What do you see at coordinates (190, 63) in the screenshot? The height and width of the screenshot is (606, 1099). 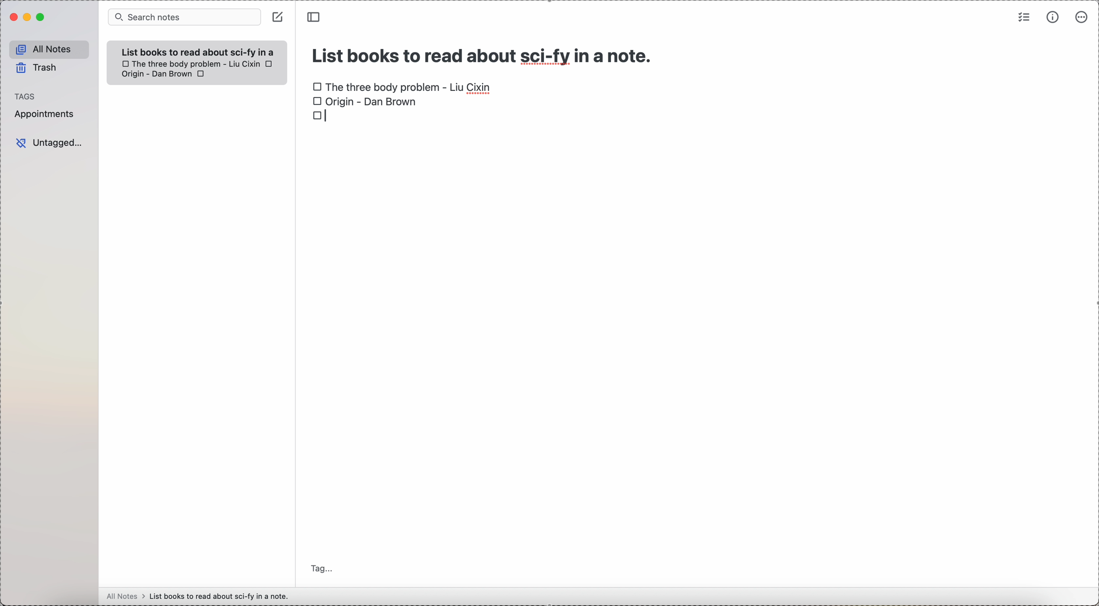 I see `checkbox The Three body problem - Liu Cixin book` at bounding box center [190, 63].